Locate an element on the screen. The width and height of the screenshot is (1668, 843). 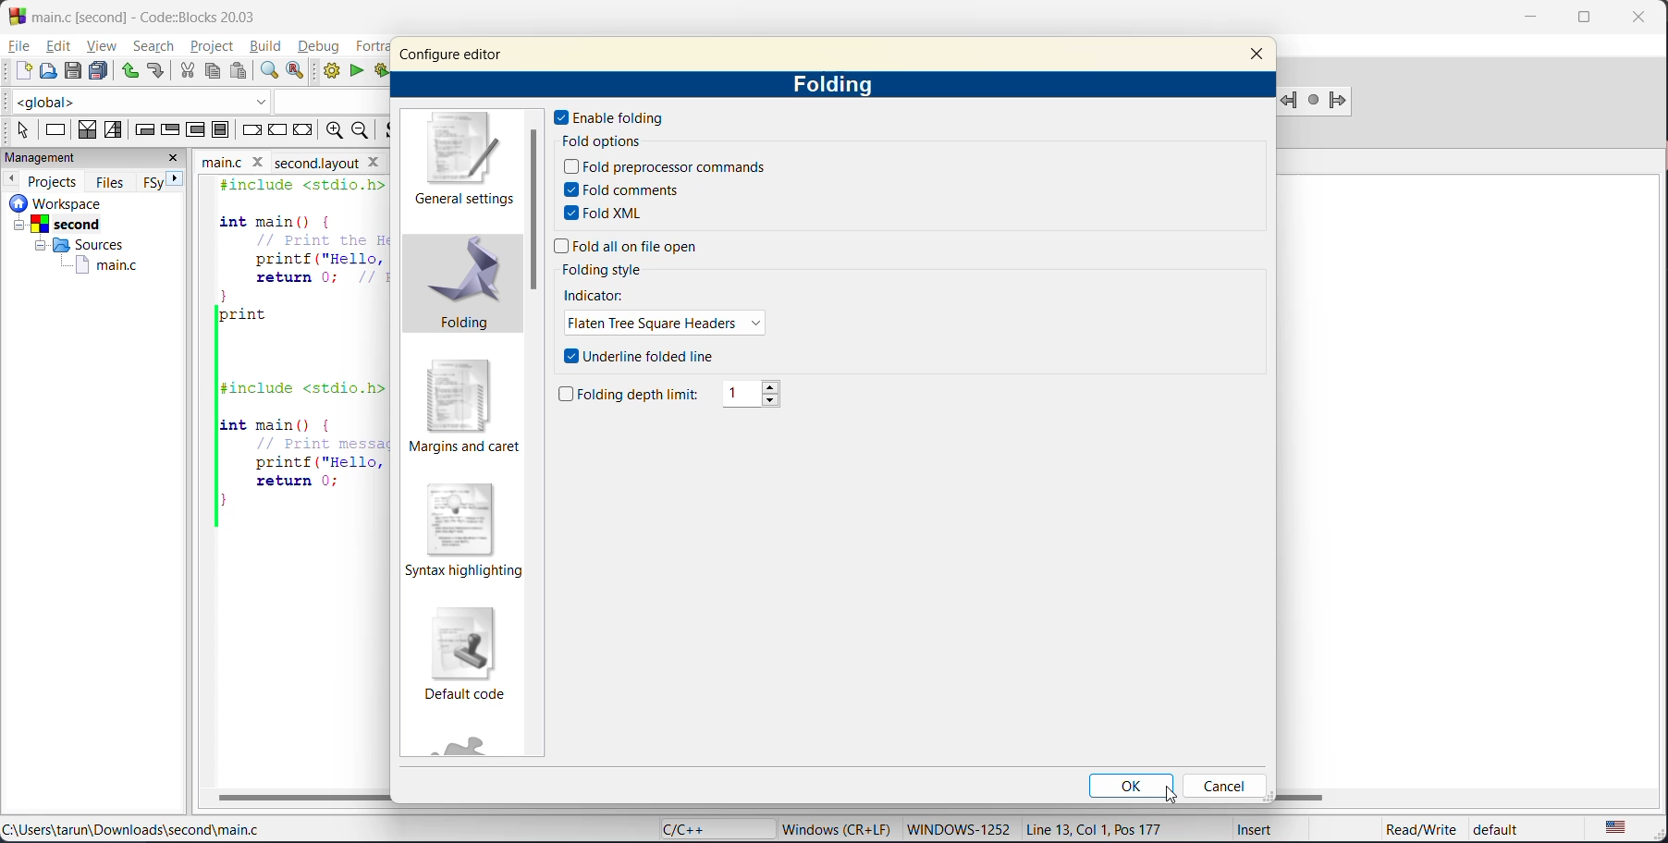
management is located at coordinates (75, 158).